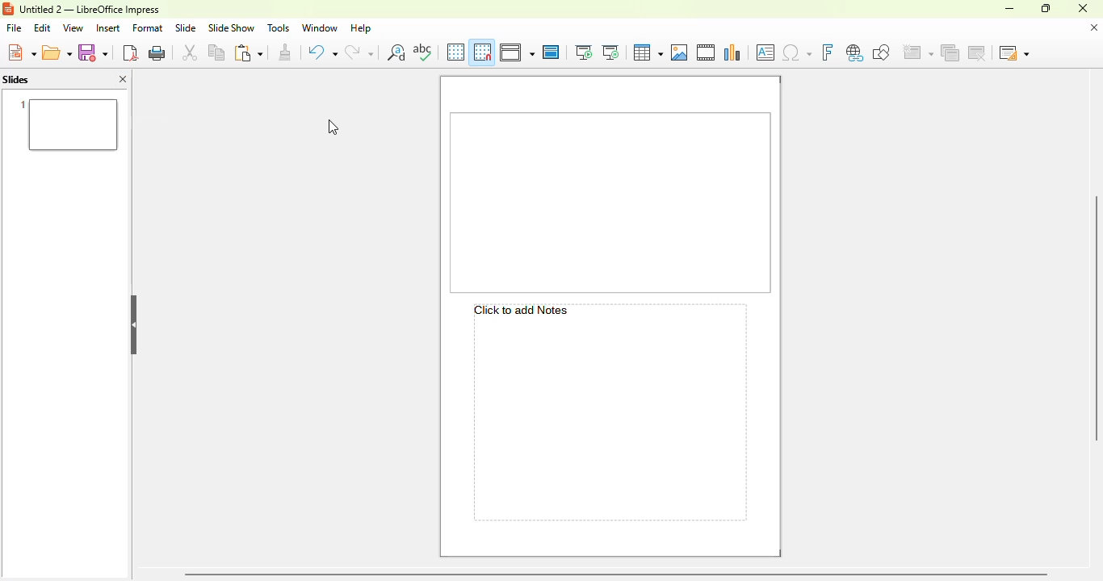  What do you see at coordinates (321, 52) in the screenshot?
I see `undo` at bounding box center [321, 52].